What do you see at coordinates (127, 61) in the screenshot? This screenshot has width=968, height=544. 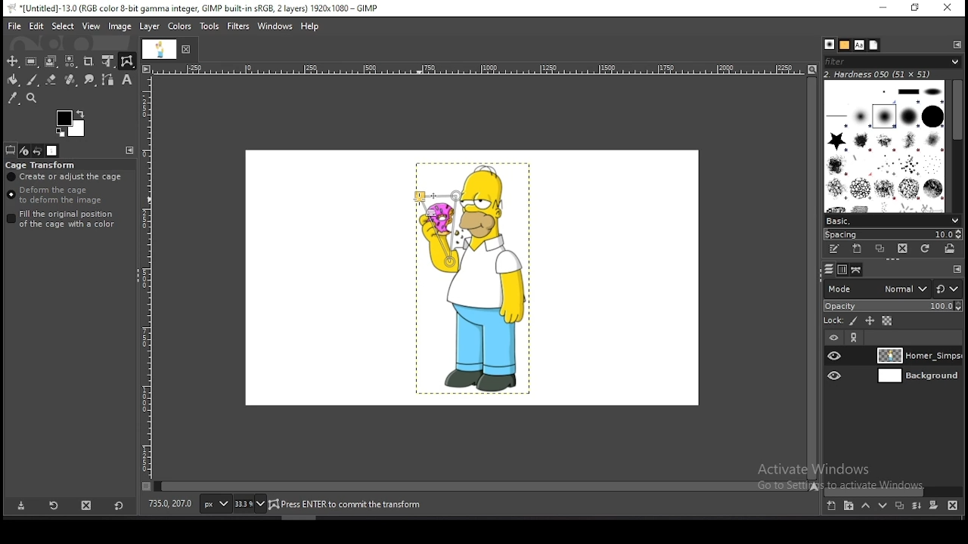 I see `cage transform` at bounding box center [127, 61].